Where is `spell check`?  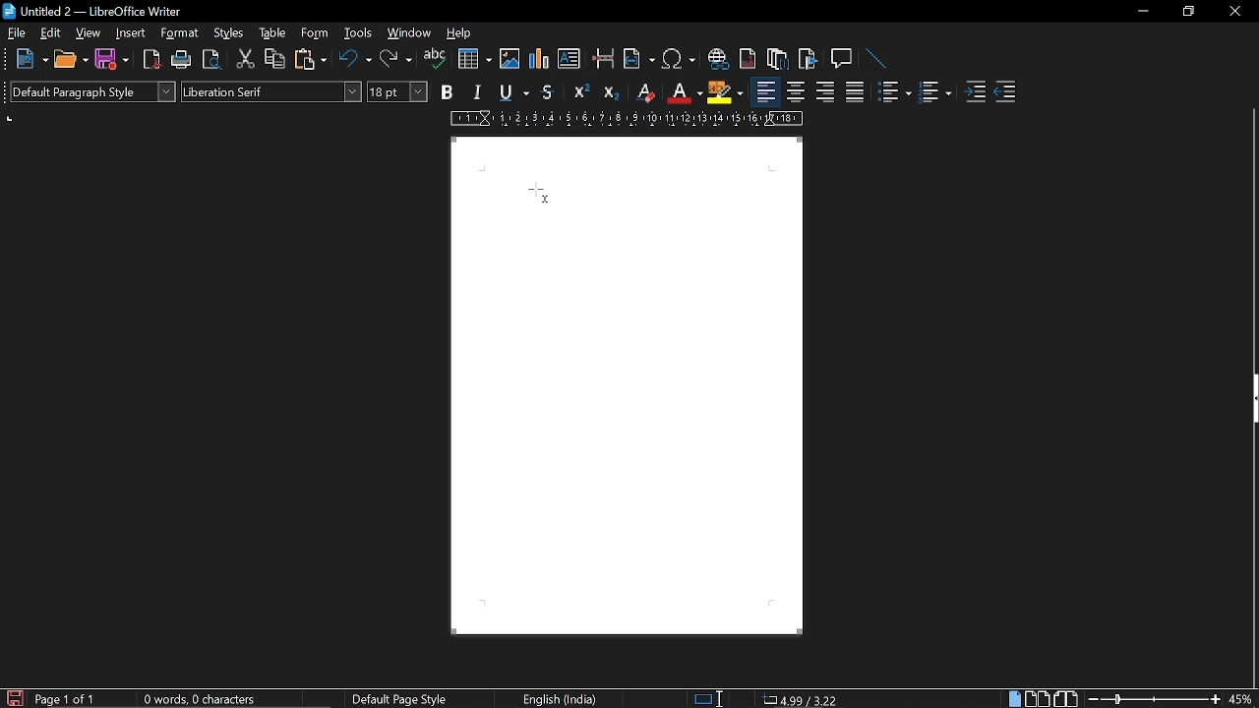 spell check is located at coordinates (434, 61).